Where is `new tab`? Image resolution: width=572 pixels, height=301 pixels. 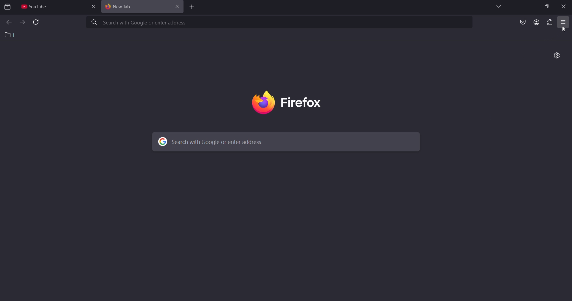
new tab is located at coordinates (190, 7).